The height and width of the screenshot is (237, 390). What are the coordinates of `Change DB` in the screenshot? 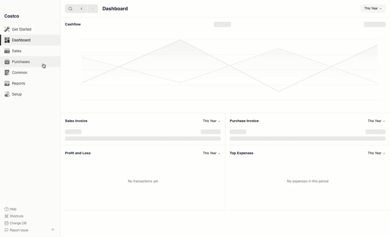 It's located at (17, 223).